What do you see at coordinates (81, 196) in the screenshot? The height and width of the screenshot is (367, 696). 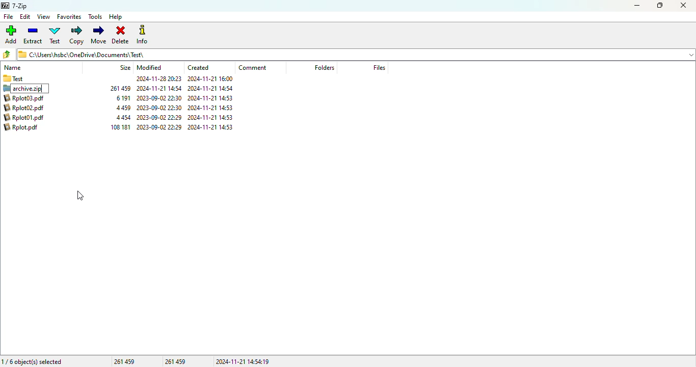 I see `cursor` at bounding box center [81, 196].